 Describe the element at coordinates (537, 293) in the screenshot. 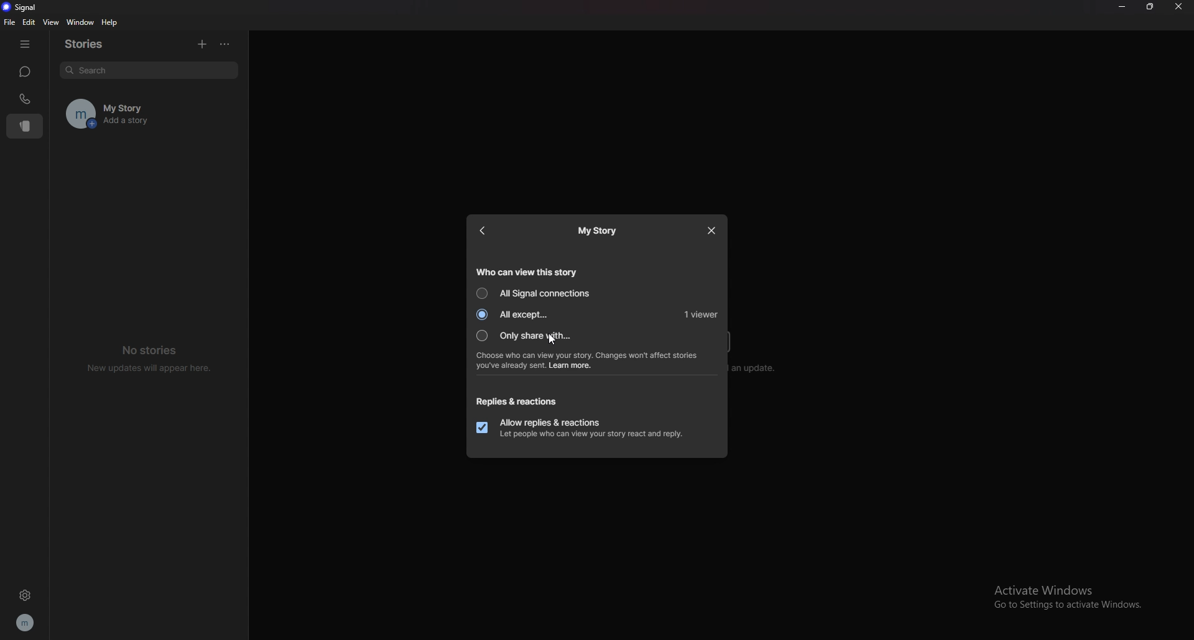

I see `all signal connections` at that location.